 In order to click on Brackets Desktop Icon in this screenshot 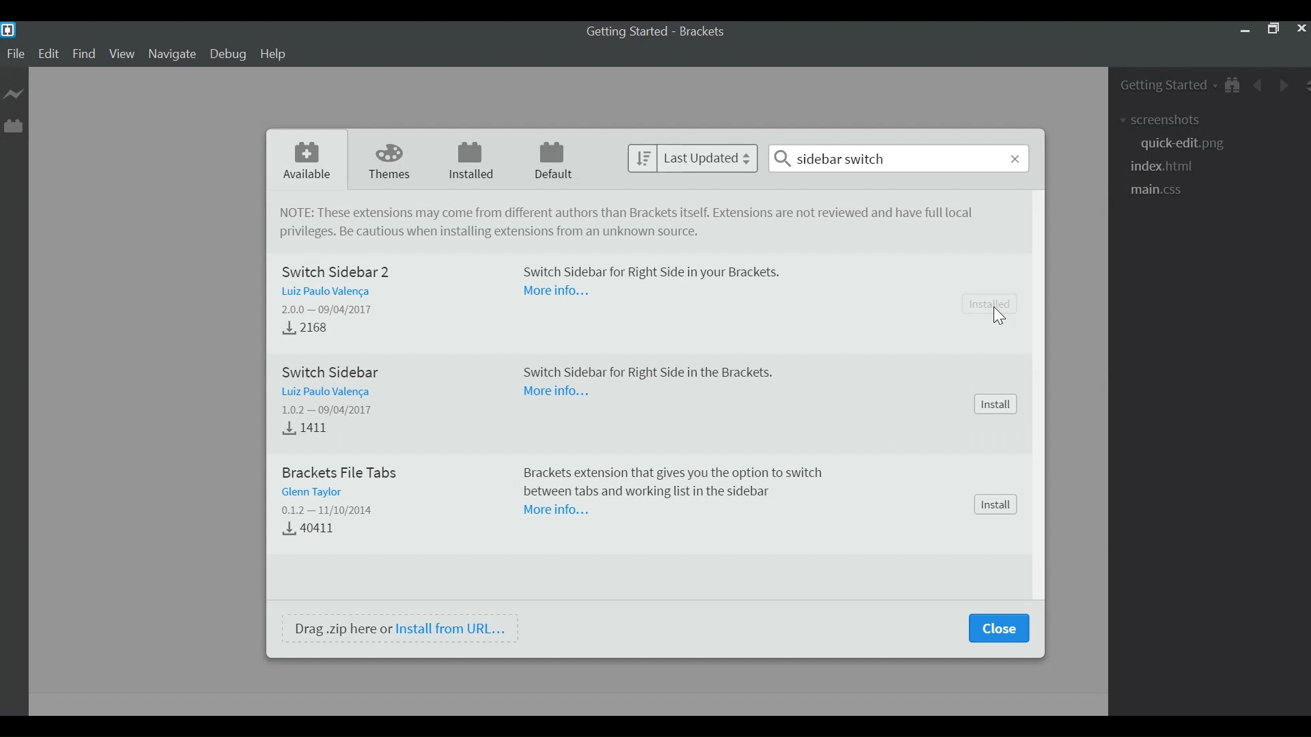, I will do `click(8, 29)`.